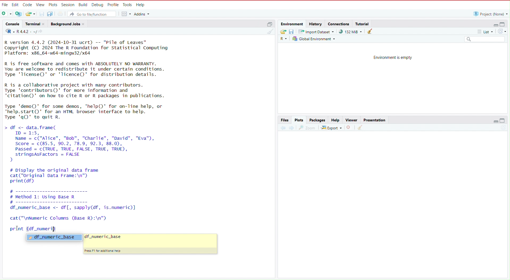 This screenshot has height=280, width=510. What do you see at coordinates (68, 4) in the screenshot?
I see `session` at bounding box center [68, 4].